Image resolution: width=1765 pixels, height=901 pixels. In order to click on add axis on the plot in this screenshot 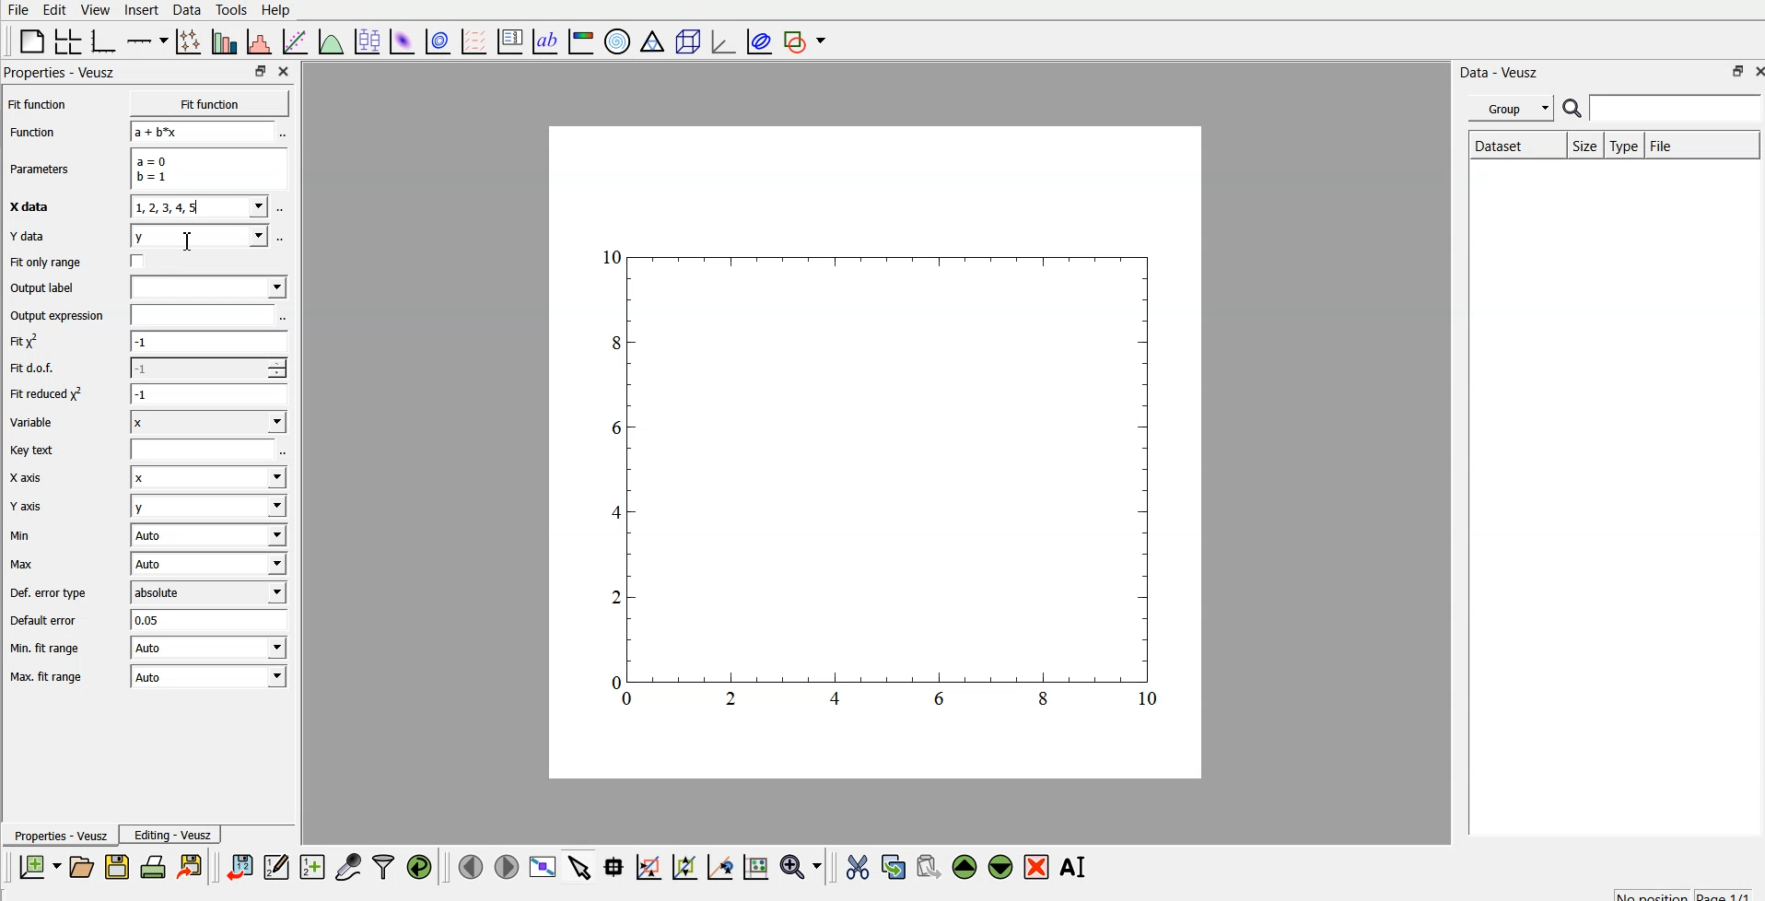, I will do `click(147, 41)`.